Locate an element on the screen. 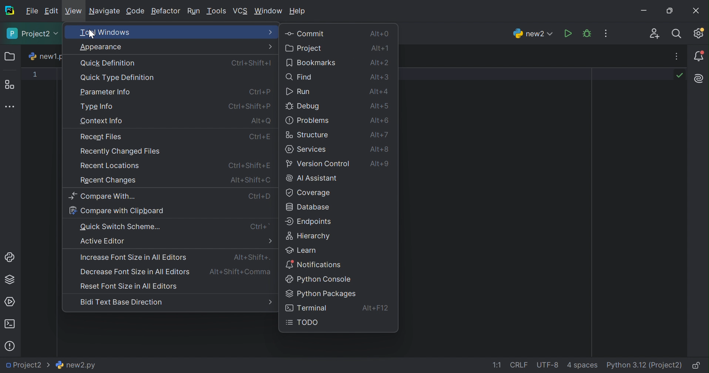 The image size is (709, 373). Alt+0 is located at coordinates (379, 34).